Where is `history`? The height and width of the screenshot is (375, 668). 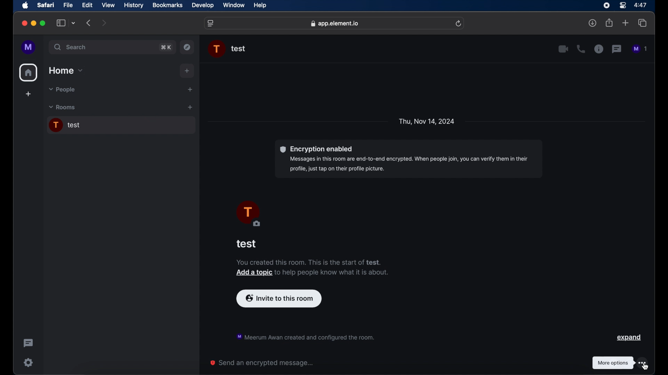
history is located at coordinates (134, 5).